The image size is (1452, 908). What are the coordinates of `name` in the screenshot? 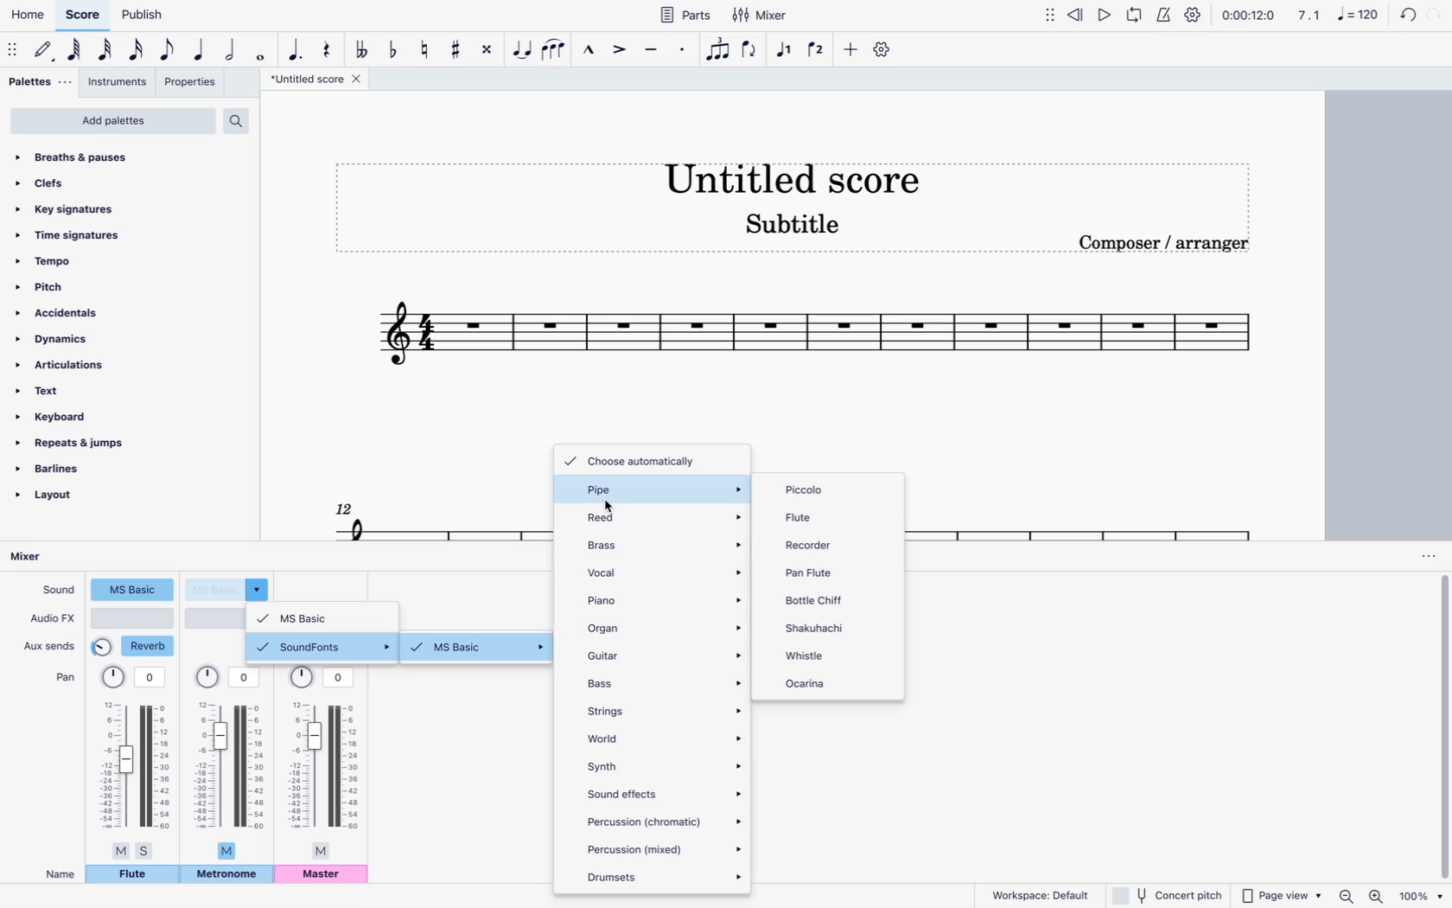 It's located at (54, 873).